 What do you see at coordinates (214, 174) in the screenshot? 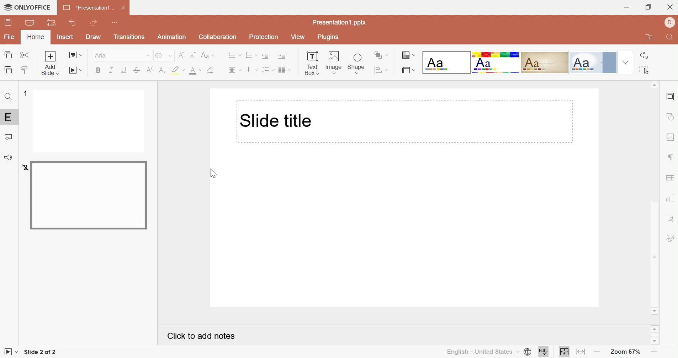
I see `Cursor` at bounding box center [214, 174].